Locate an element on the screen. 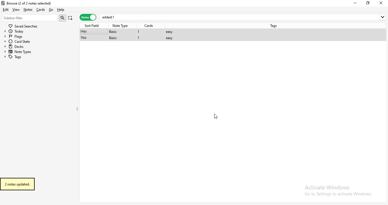  view is located at coordinates (16, 9).